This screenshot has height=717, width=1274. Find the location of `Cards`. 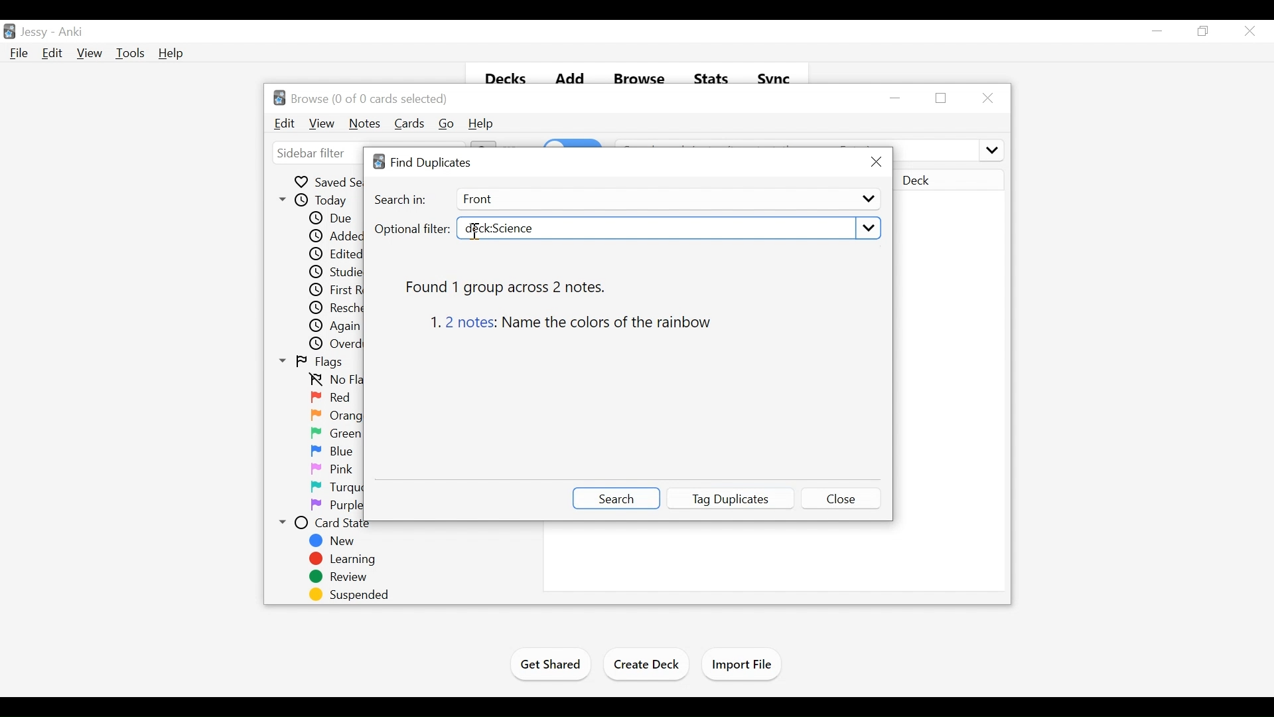

Cards is located at coordinates (411, 123).